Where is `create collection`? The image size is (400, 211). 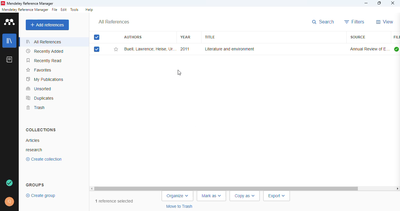 create collection is located at coordinates (45, 160).